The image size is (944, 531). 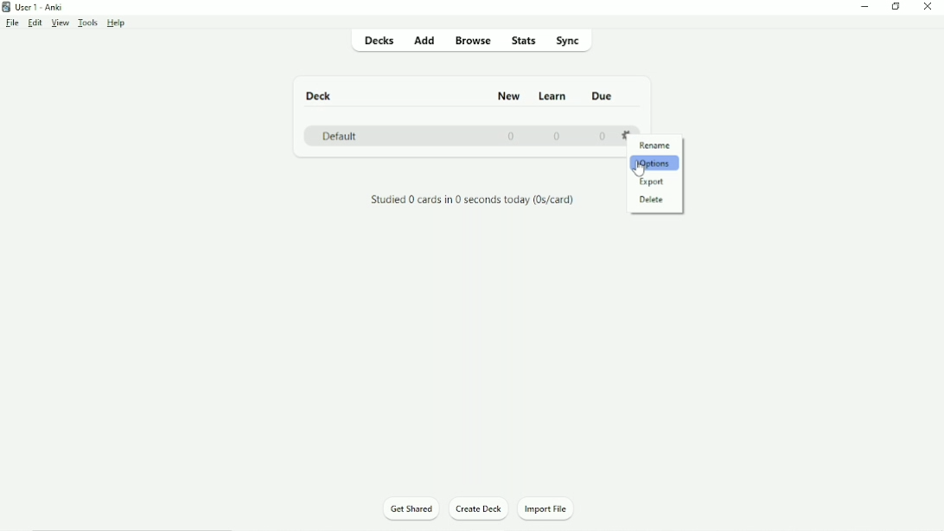 What do you see at coordinates (641, 171) in the screenshot?
I see `Cursor` at bounding box center [641, 171].